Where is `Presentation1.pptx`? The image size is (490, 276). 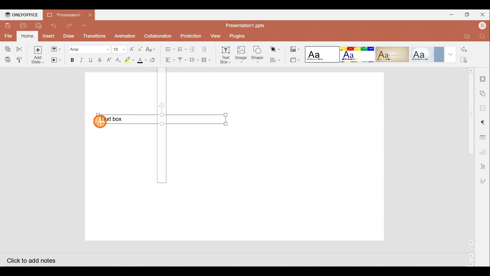
Presentation1.pptx is located at coordinates (247, 25).